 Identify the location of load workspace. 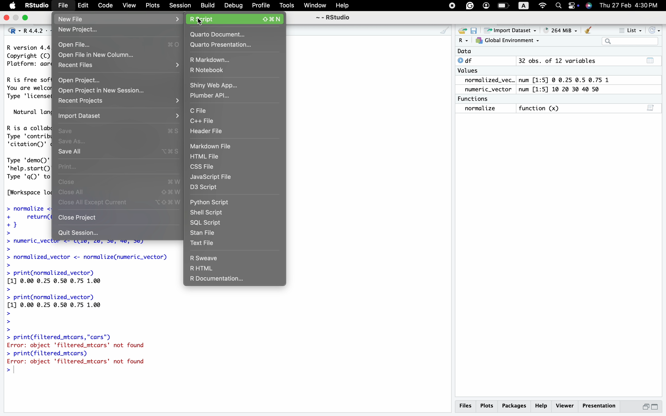
(463, 30).